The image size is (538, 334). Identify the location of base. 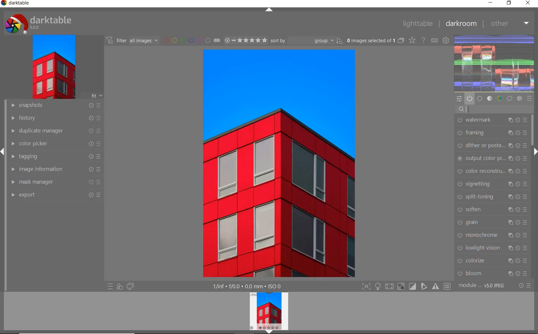
(480, 98).